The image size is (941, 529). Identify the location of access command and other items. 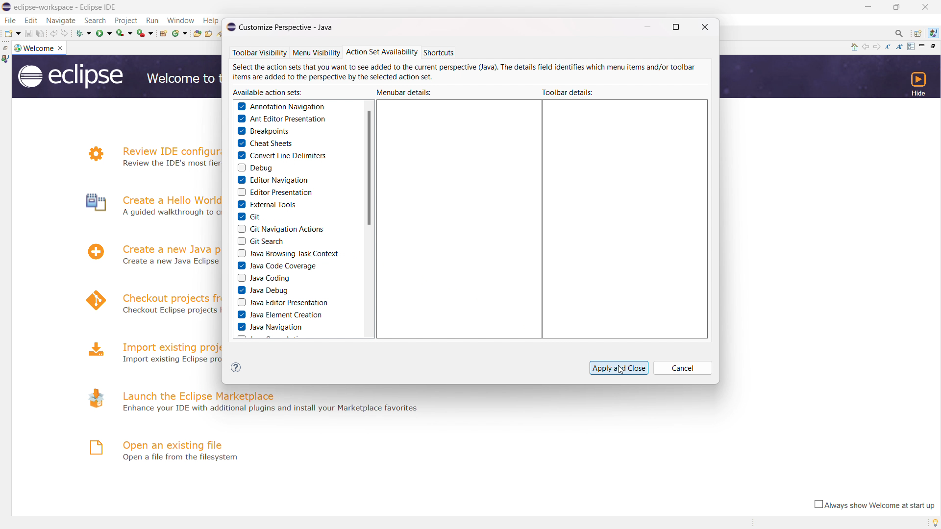
(900, 34).